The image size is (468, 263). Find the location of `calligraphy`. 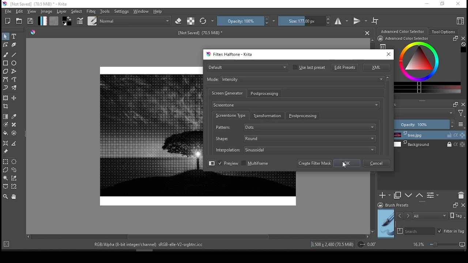

calligraphy is located at coordinates (14, 44).